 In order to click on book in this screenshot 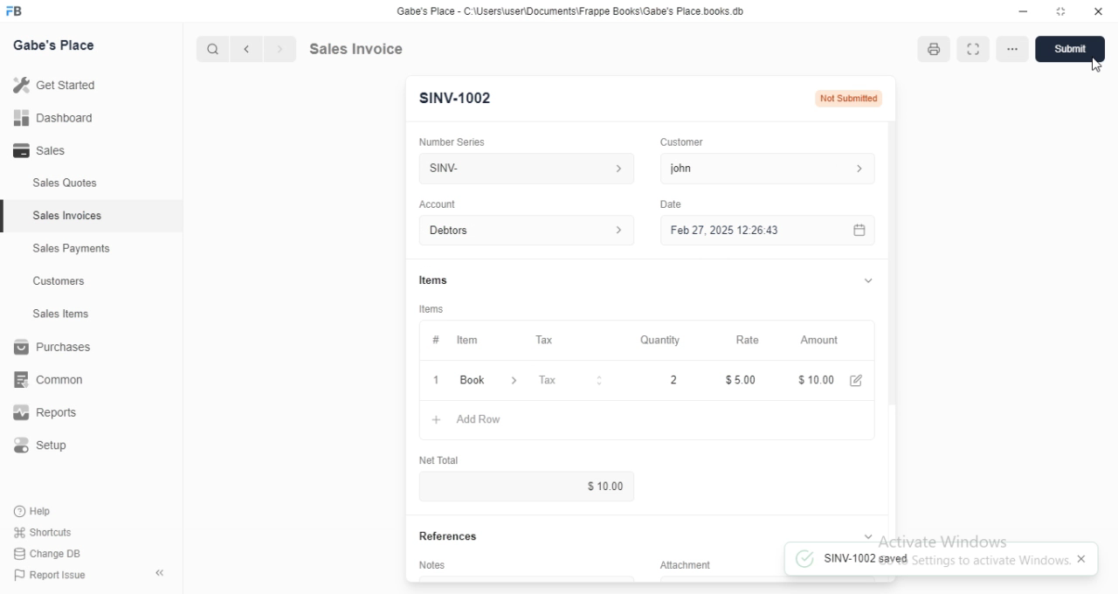, I will do `click(490, 381)`.